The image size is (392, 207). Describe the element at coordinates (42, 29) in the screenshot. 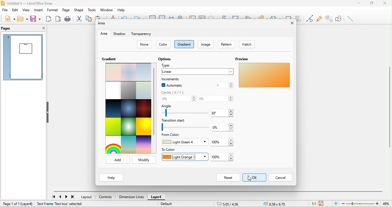

I see `close` at that location.